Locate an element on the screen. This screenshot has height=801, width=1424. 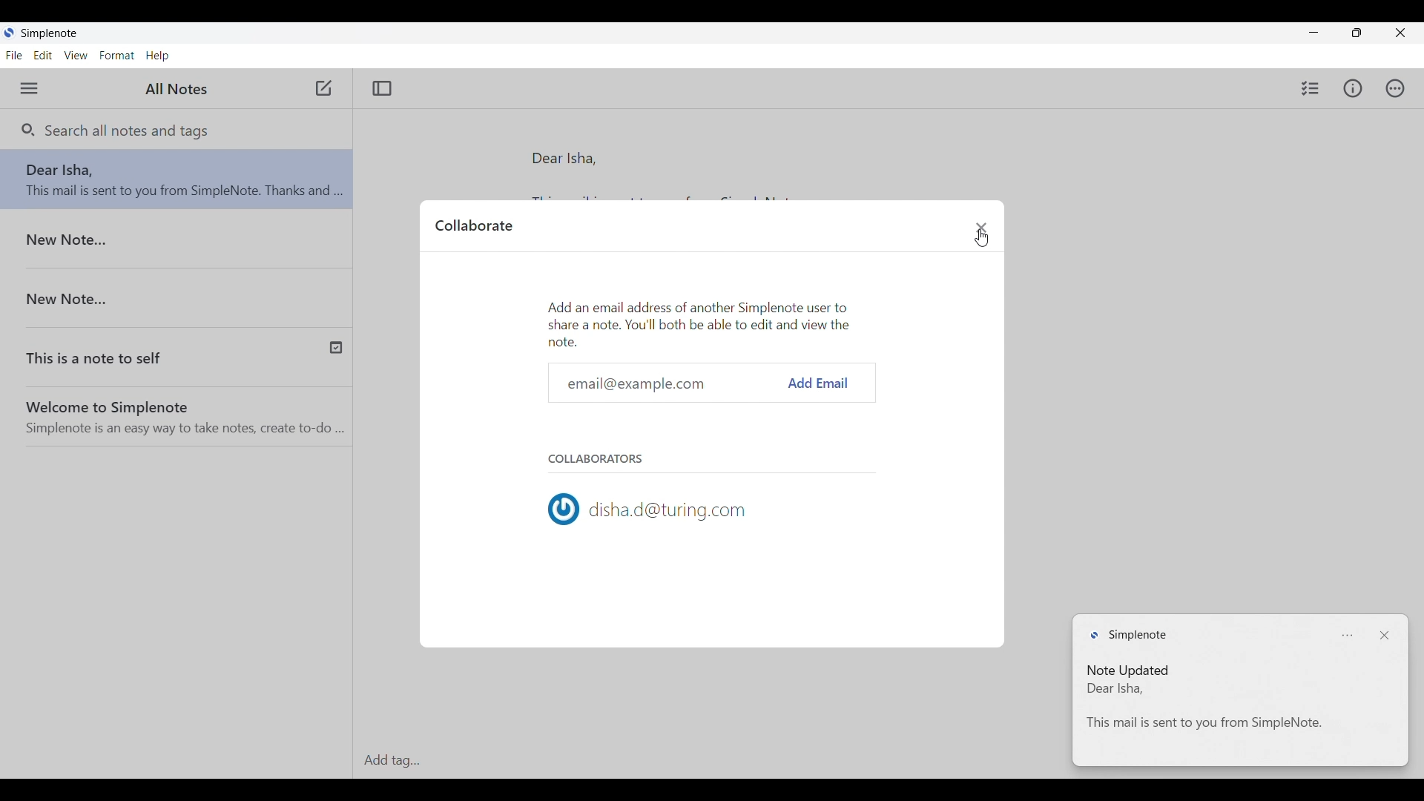
disha.d@turing.com  is located at coordinates (647, 510).